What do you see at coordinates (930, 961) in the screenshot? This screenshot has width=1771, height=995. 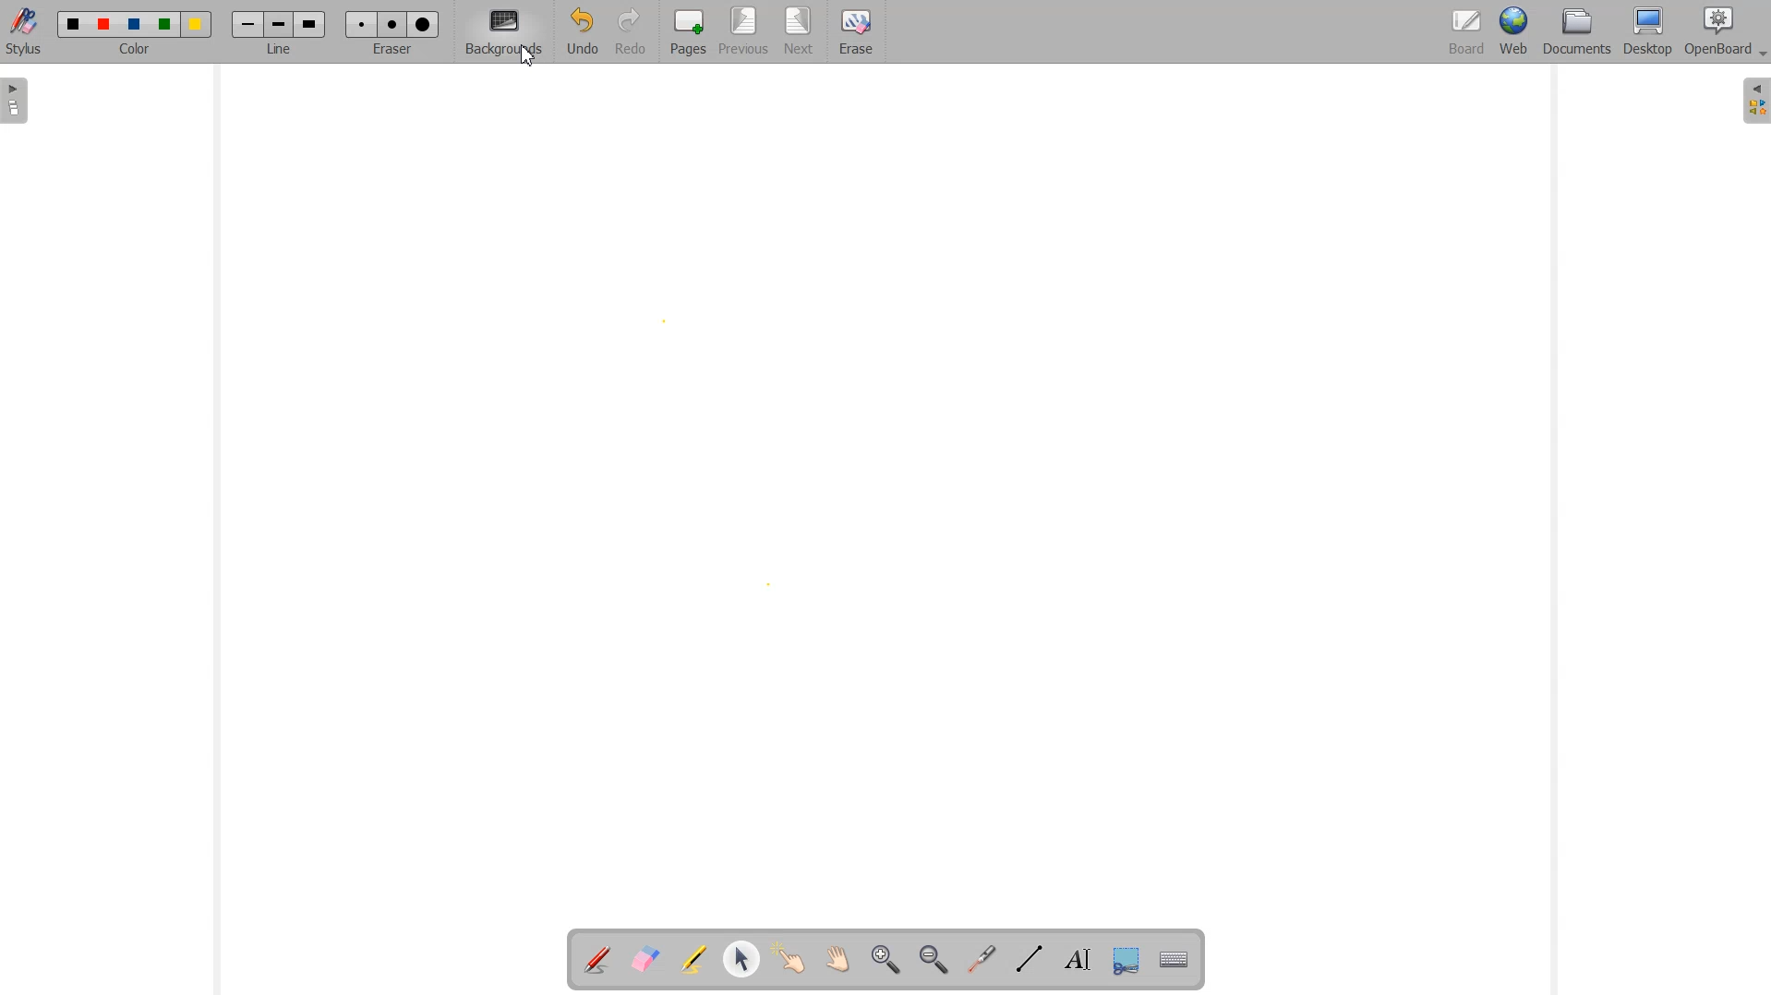 I see `Zoom Out` at bounding box center [930, 961].